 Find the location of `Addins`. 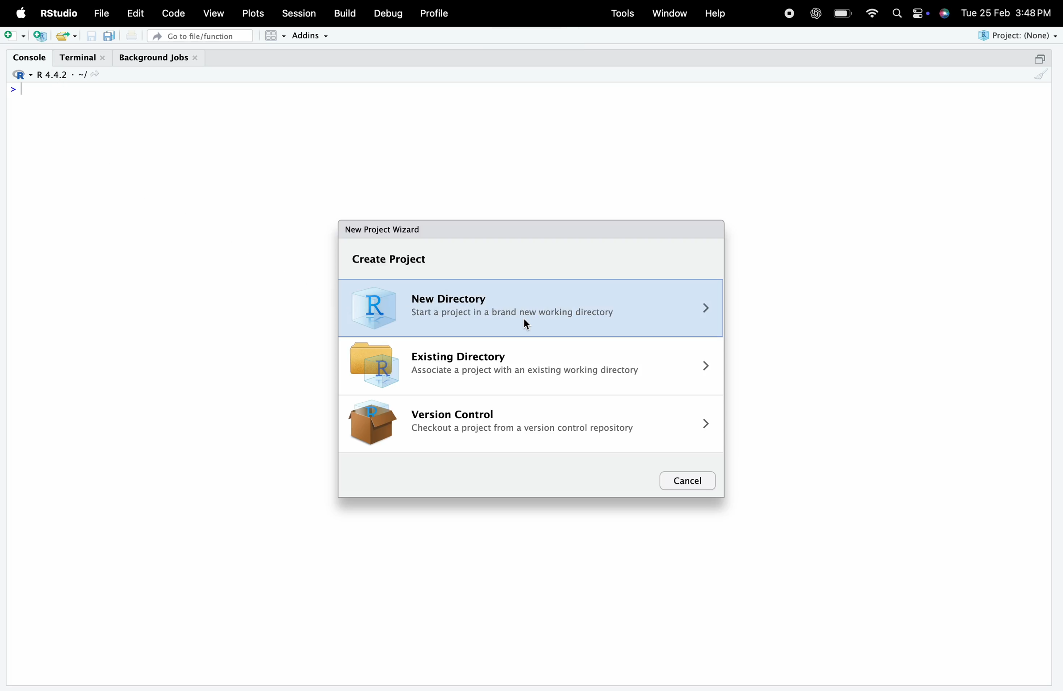

Addins is located at coordinates (309, 36).